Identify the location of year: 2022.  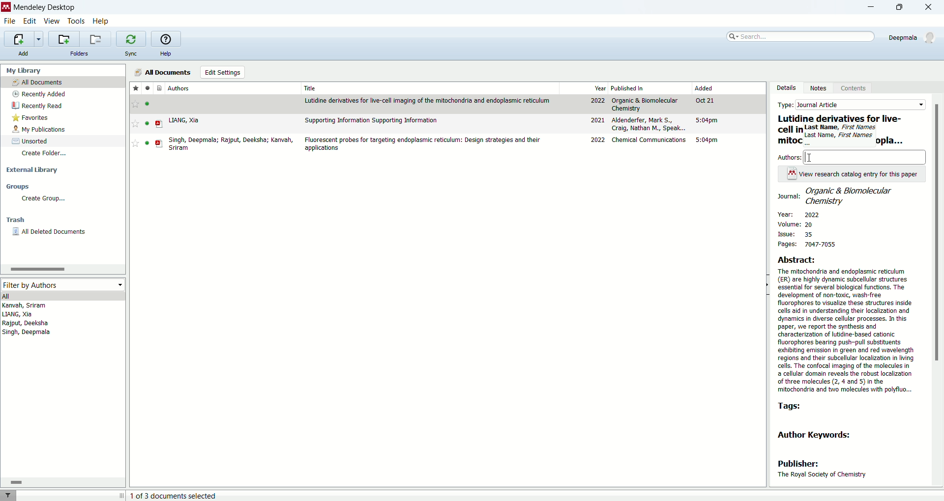
(798, 214).